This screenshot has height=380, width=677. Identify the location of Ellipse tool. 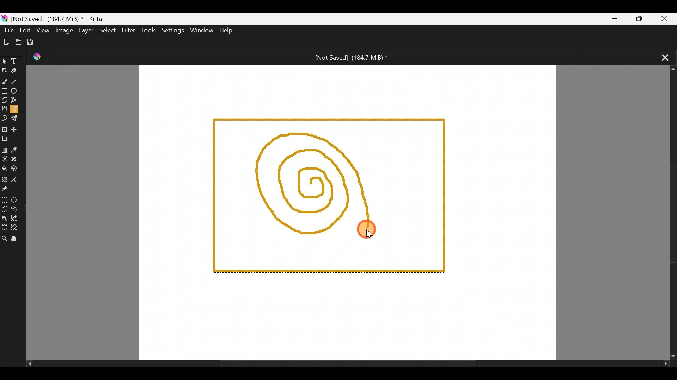
(17, 91).